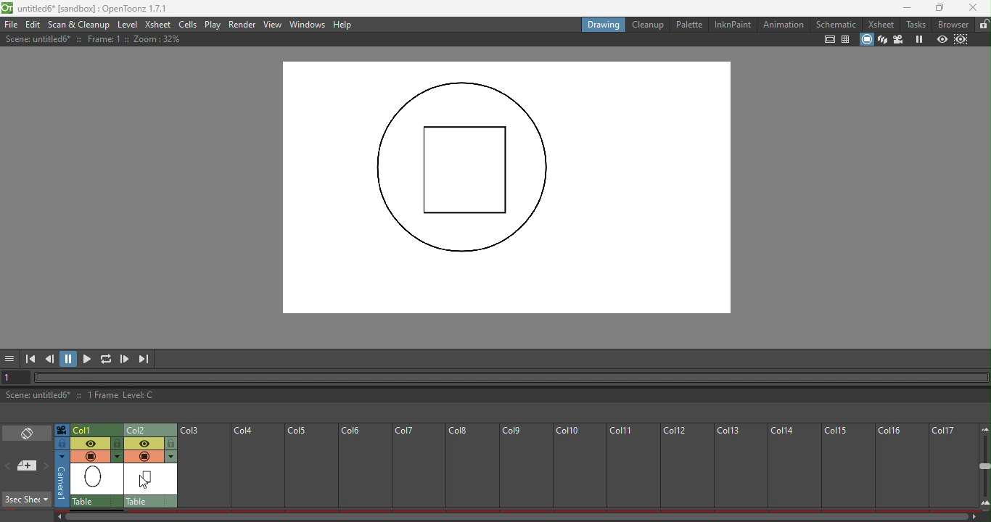 This screenshot has height=522, width=991. What do you see at coordinates (974, 8) in the screenshot?
I see `Close` at bounding box center [974, 8].